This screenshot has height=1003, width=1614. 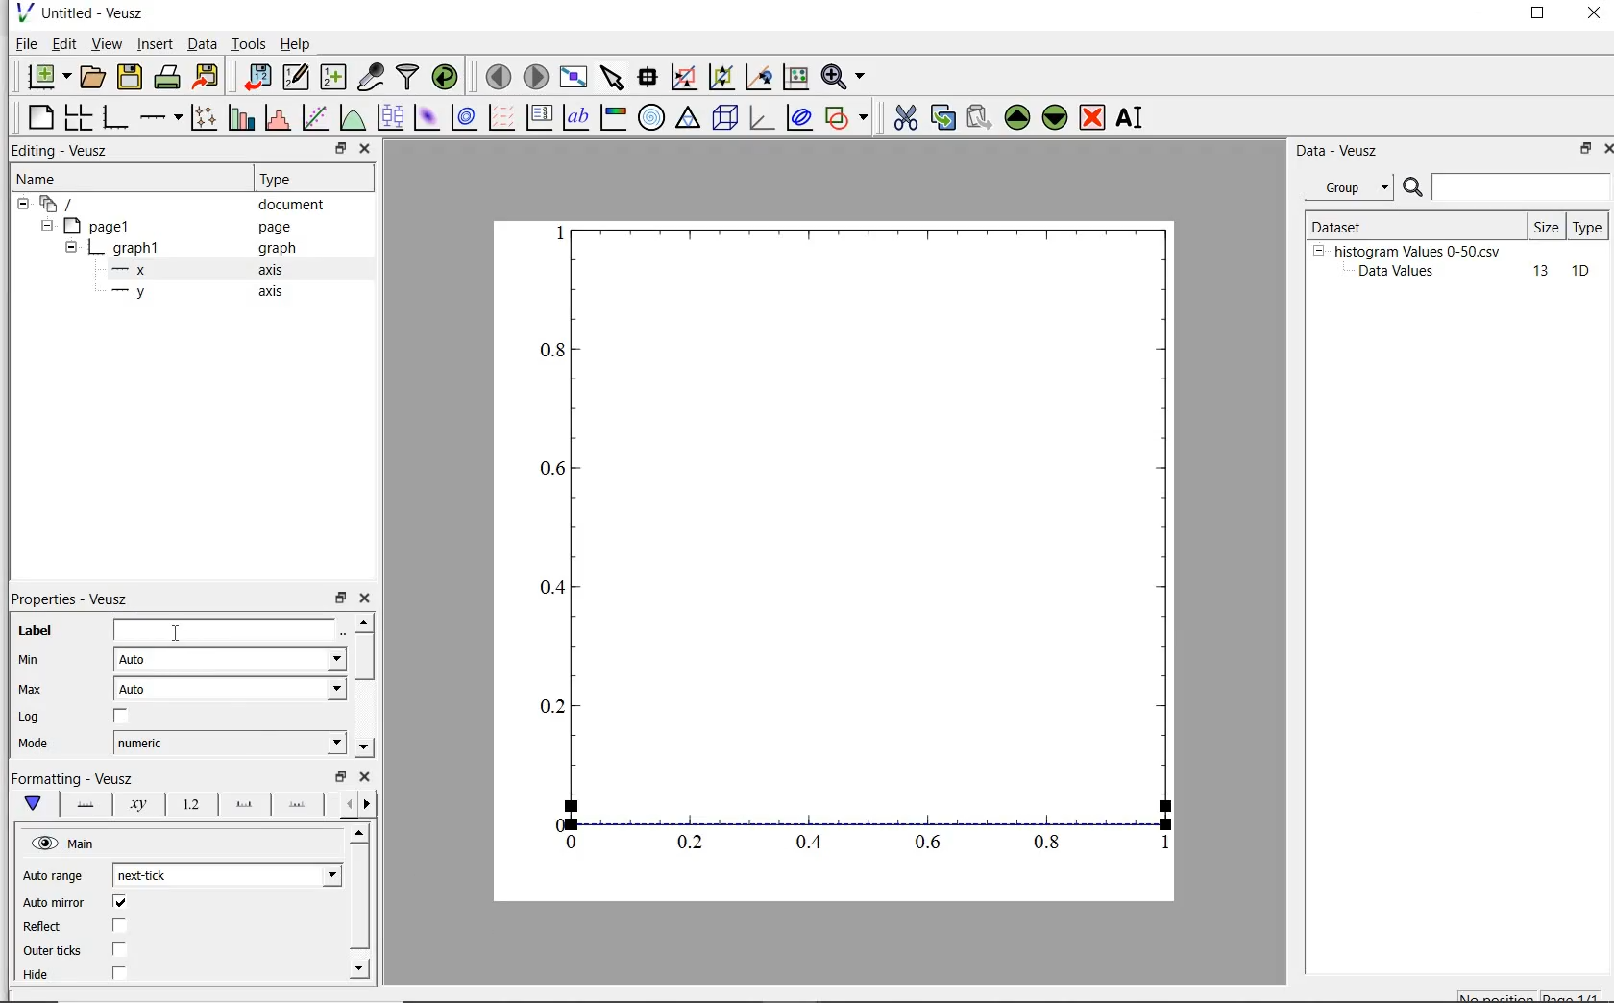 What do you see at coordinates (279, 270) in the screenshot?
I see `axis` at bounding box center [279, 270].